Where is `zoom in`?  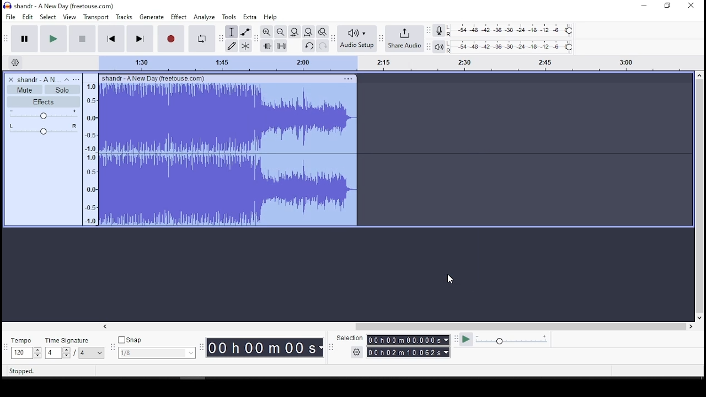
zoom in is located at coordinates (266, 32).